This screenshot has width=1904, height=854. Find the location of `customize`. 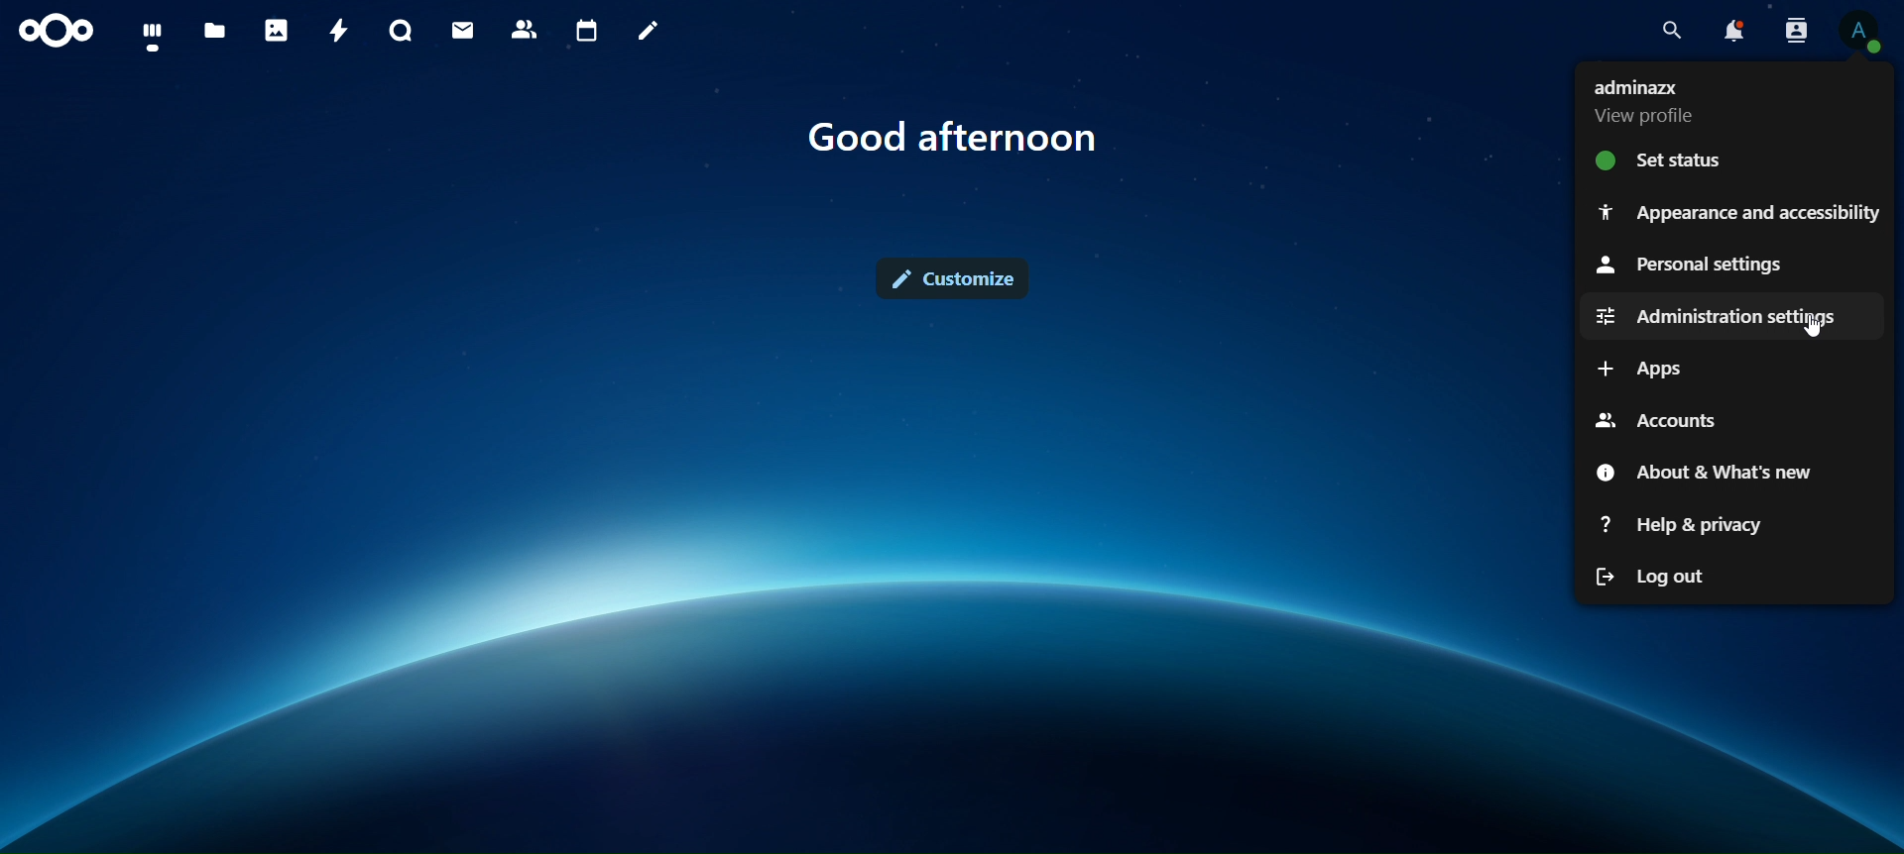

customize is located at coordinates (956, 279).